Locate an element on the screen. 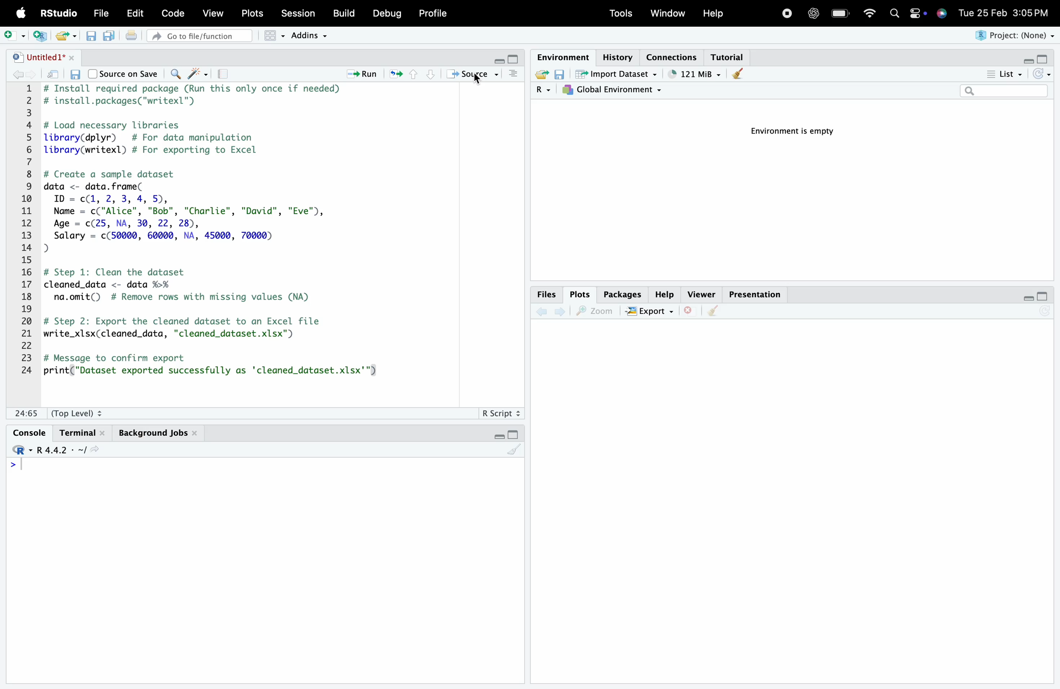  Recording is located at coordinates (787, 14).